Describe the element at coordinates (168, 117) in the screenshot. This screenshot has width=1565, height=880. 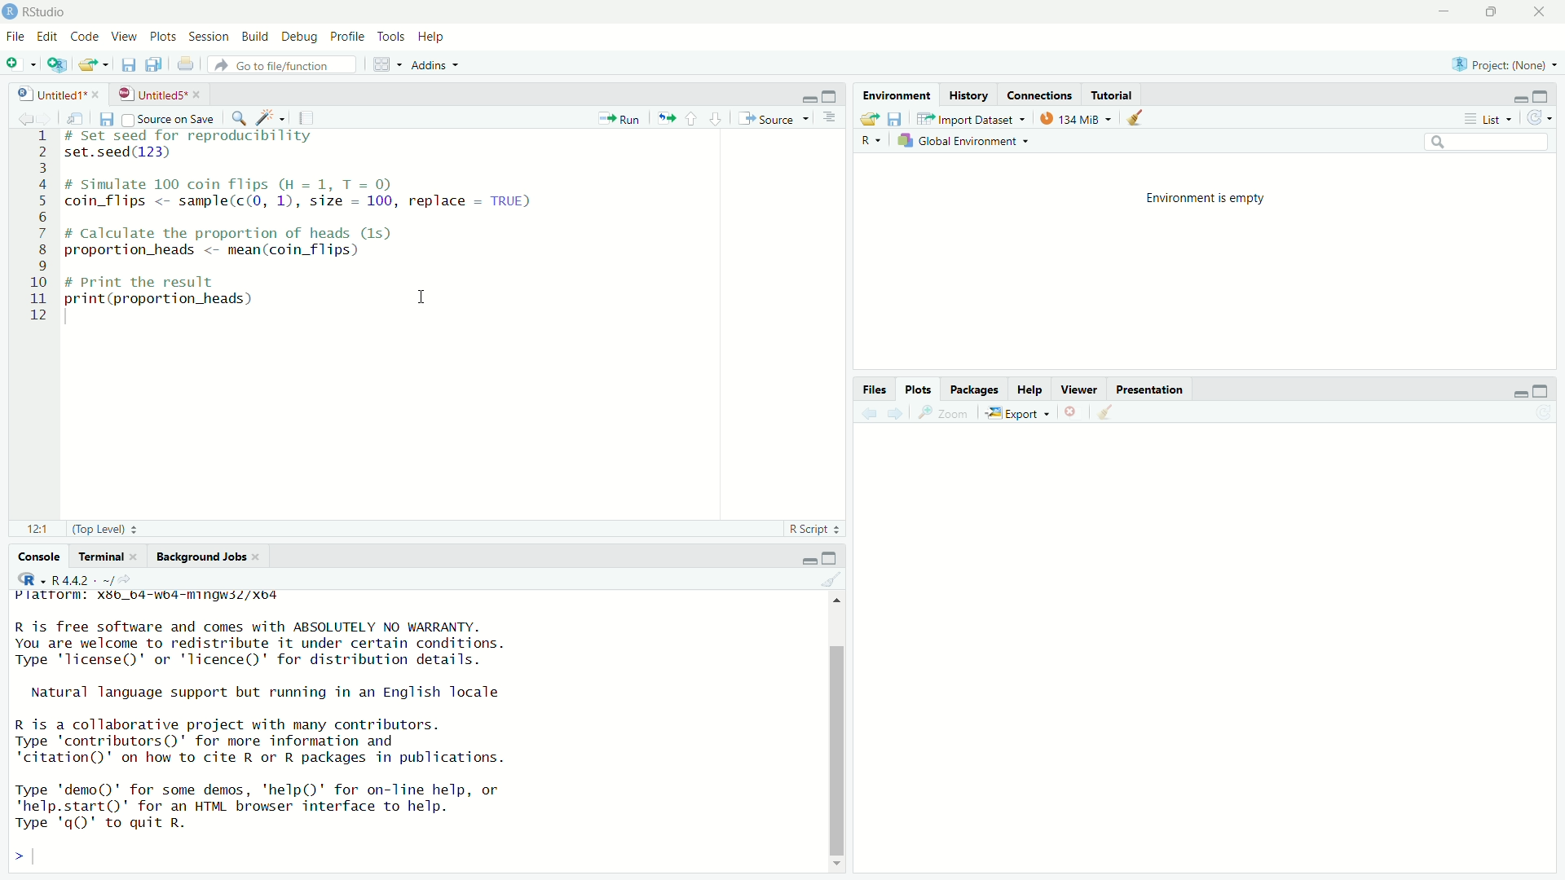
I see `source on save` at that location.